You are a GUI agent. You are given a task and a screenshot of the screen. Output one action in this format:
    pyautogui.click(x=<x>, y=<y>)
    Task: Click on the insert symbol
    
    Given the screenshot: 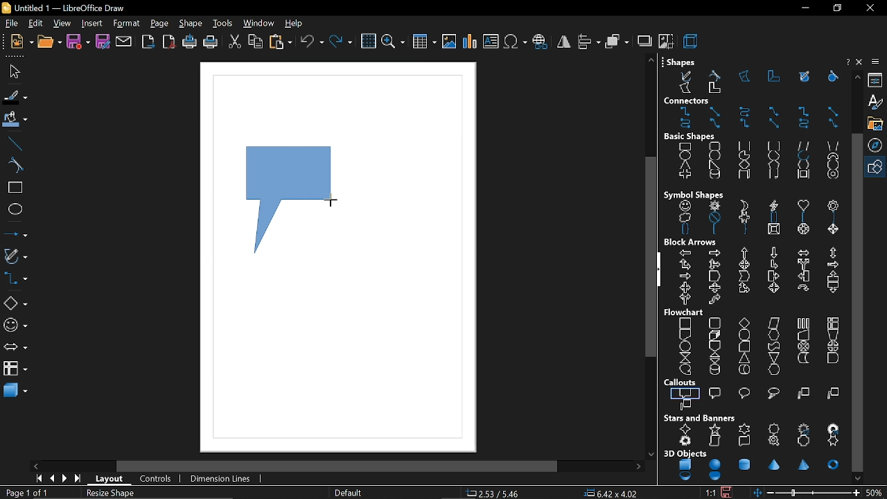 What is the action you would take?
    pyautogui.click(x=516, y=42)
    